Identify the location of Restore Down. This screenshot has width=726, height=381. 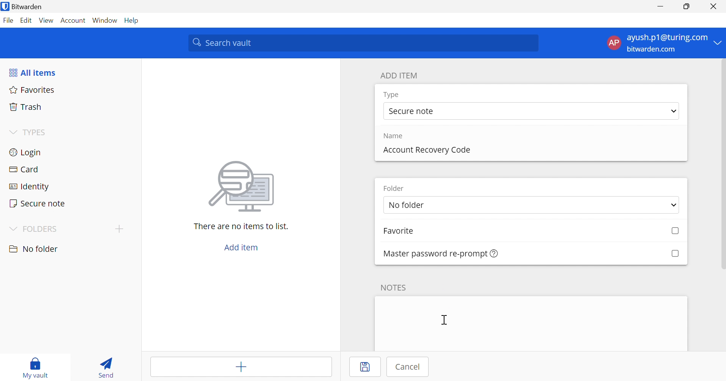
(686, 7).